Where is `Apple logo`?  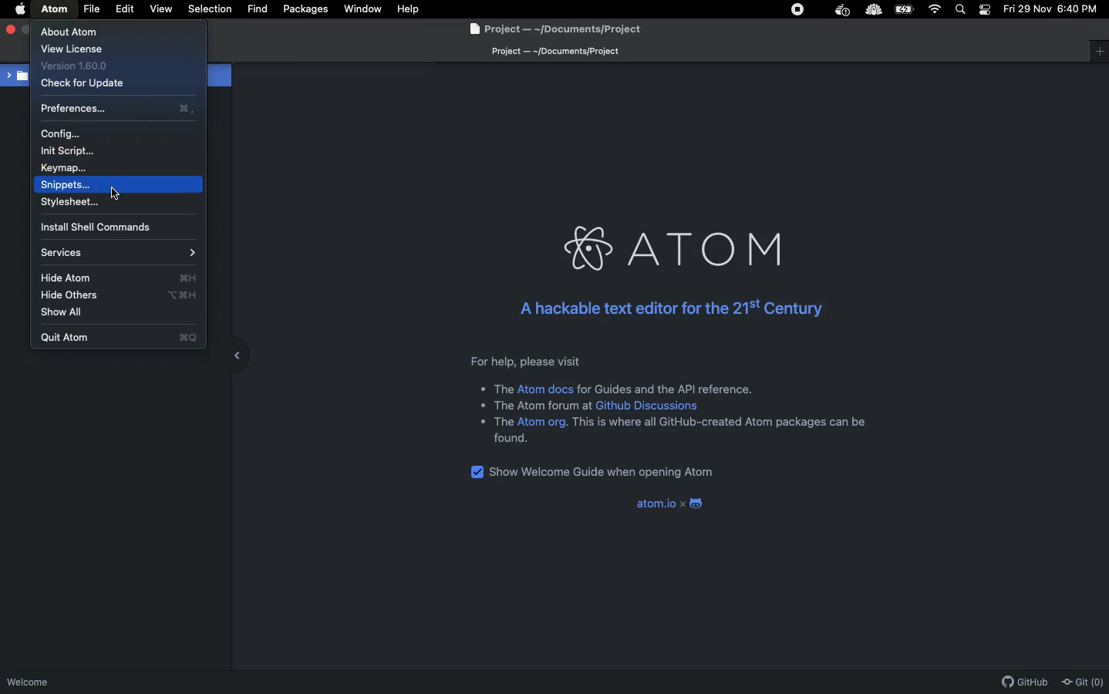
Apple logo is located at coordinates (22, 9).